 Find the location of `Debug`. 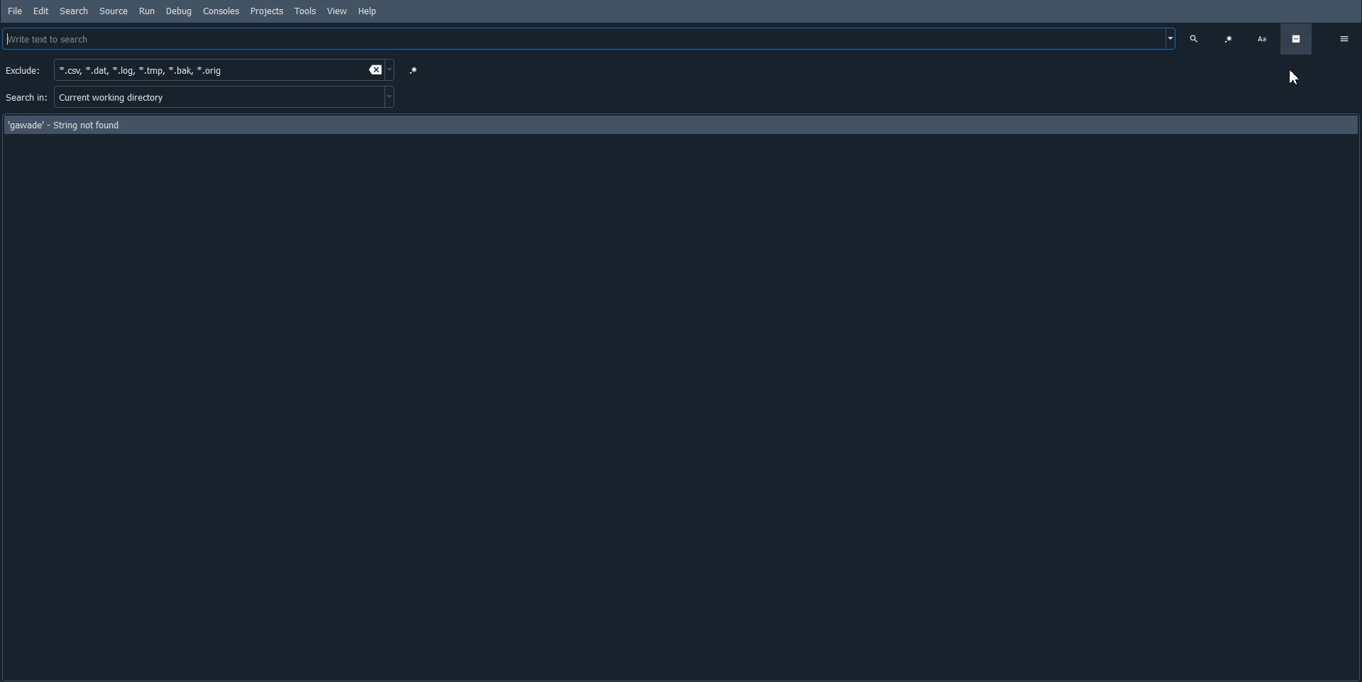

Debug is located at coordinates (178, 11).